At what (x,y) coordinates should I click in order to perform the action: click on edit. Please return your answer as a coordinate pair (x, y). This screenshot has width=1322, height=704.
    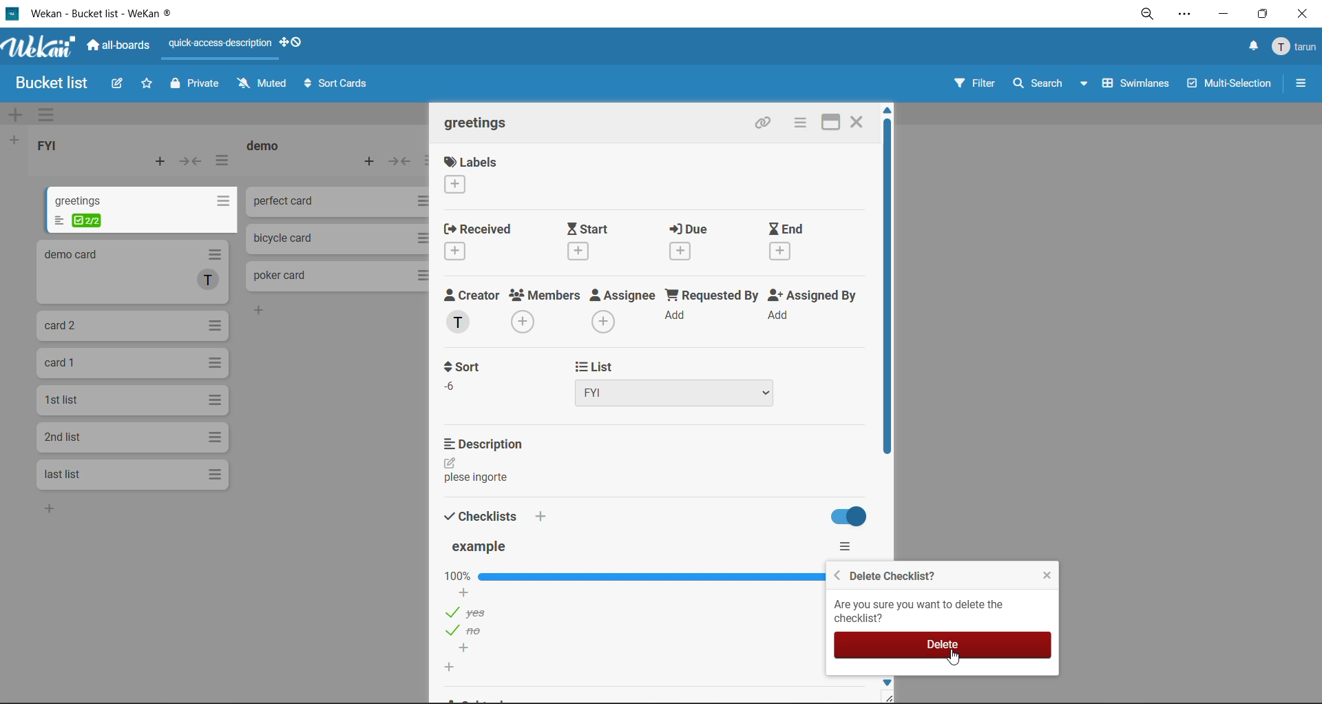
    Looking at the image, I should click on (118, 86).